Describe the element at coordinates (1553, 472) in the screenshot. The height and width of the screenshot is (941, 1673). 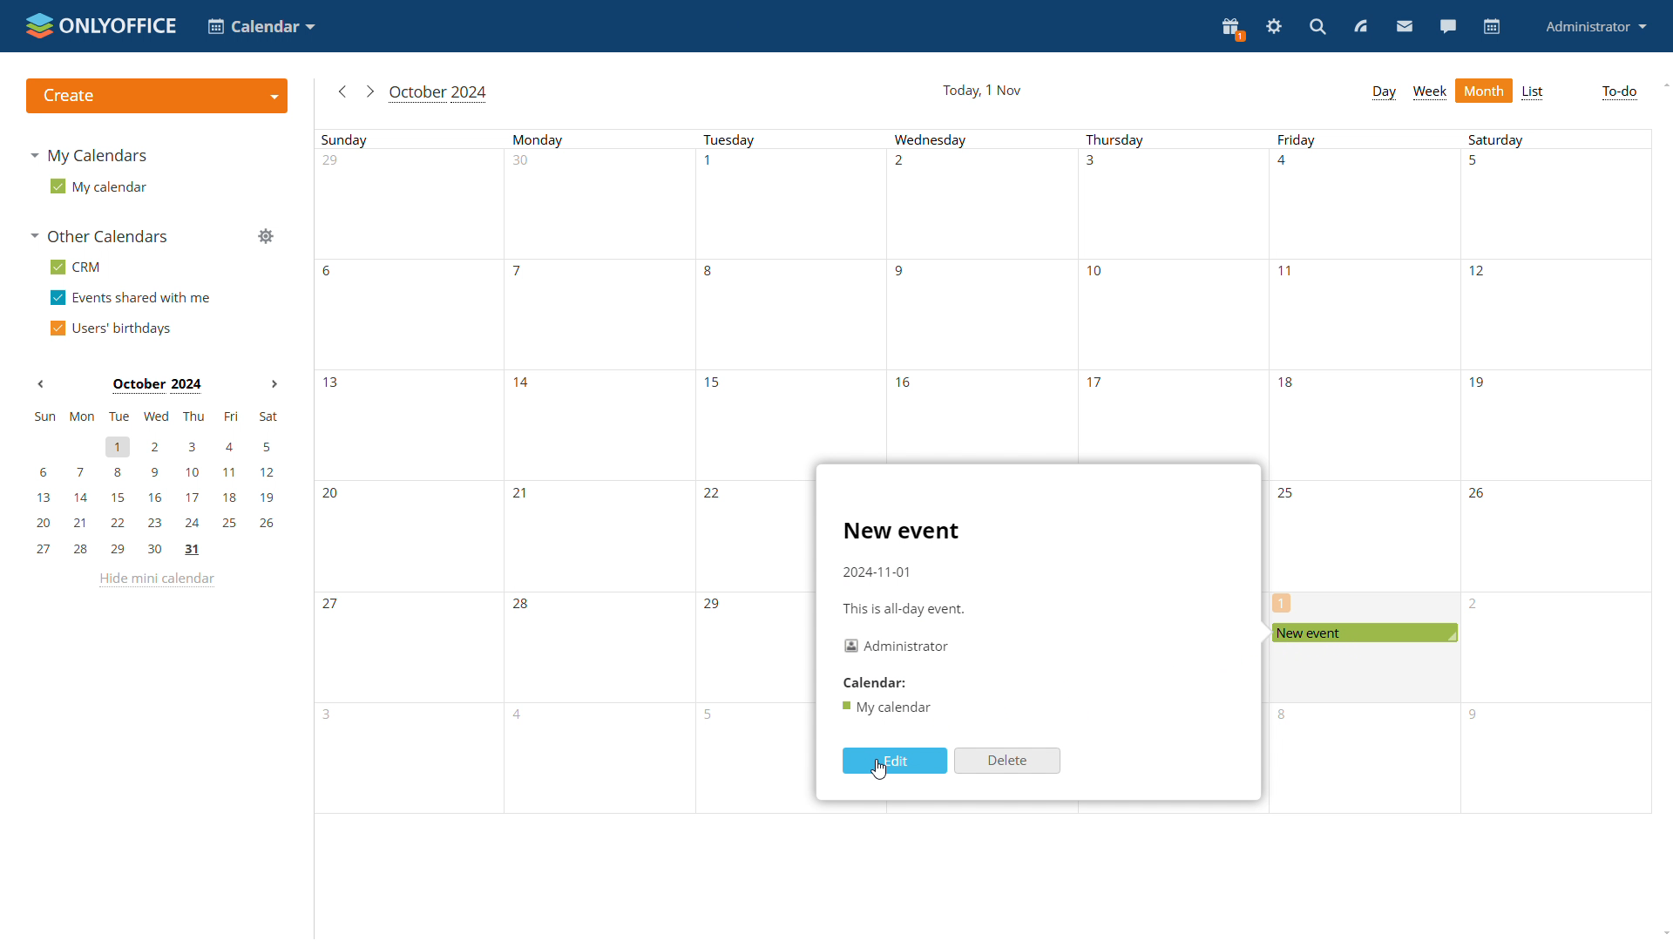
I see `Saturday` at that location.